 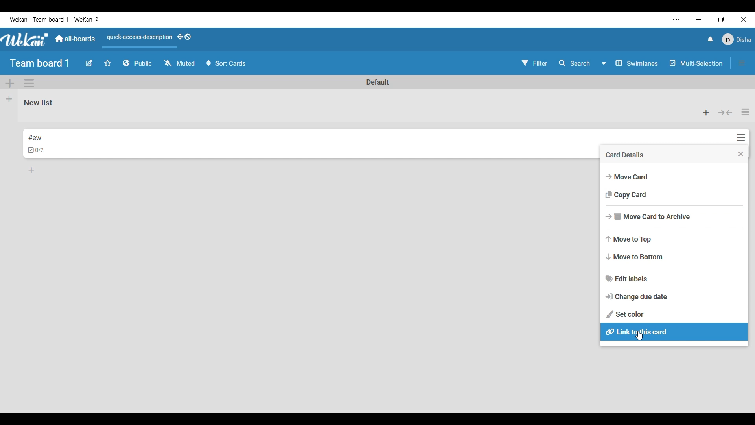 What do you see at coordinates (31, 170) in the screenshot?
I see `Add card to bottom of list` at bounding box center [31, 170].